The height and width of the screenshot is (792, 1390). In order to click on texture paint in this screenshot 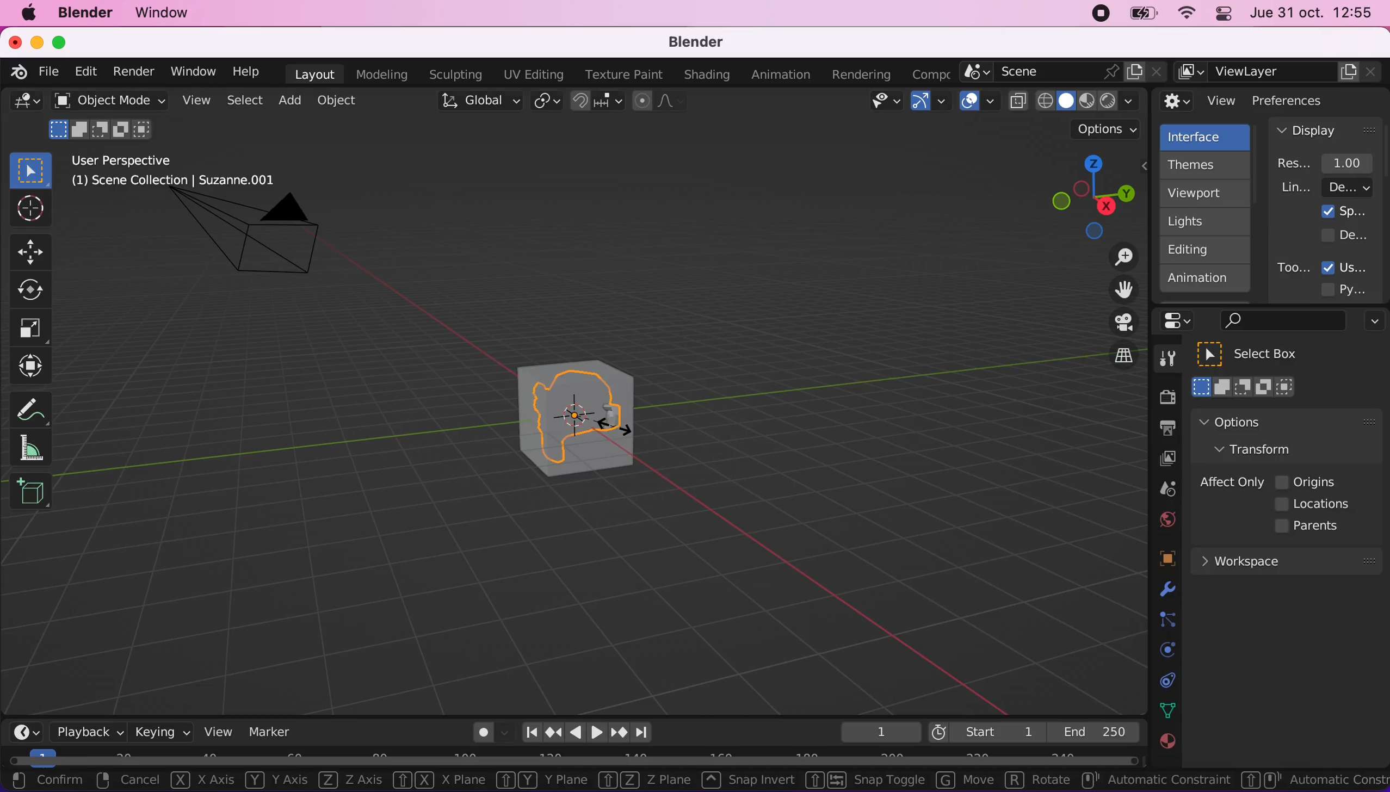, I will do `click(621, 74)`.